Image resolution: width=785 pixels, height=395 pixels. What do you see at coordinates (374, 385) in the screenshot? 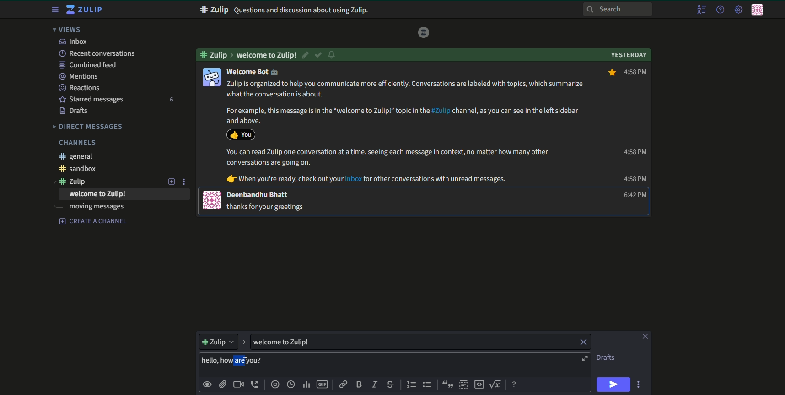
I see `italic` at bounding box center [374, 385].